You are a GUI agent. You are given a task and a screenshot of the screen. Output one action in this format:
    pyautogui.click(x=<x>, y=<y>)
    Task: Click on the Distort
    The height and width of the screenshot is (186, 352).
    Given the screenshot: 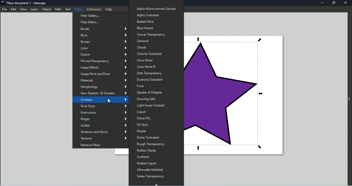 What is the action you would take?
    pyautogui.click(x=99, y=54)
    